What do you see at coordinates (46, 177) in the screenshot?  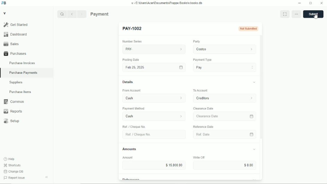 I see `Collapse` at bounding box center [46, 177].